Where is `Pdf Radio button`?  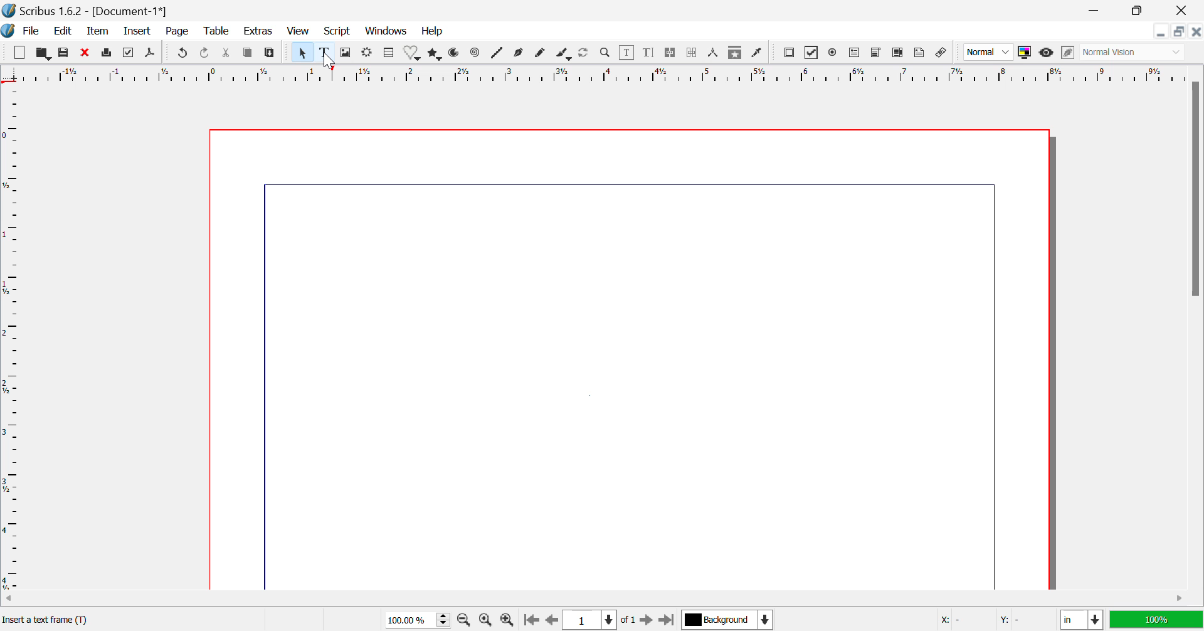
Pdf Radio button is located at coordinates (835, 53).